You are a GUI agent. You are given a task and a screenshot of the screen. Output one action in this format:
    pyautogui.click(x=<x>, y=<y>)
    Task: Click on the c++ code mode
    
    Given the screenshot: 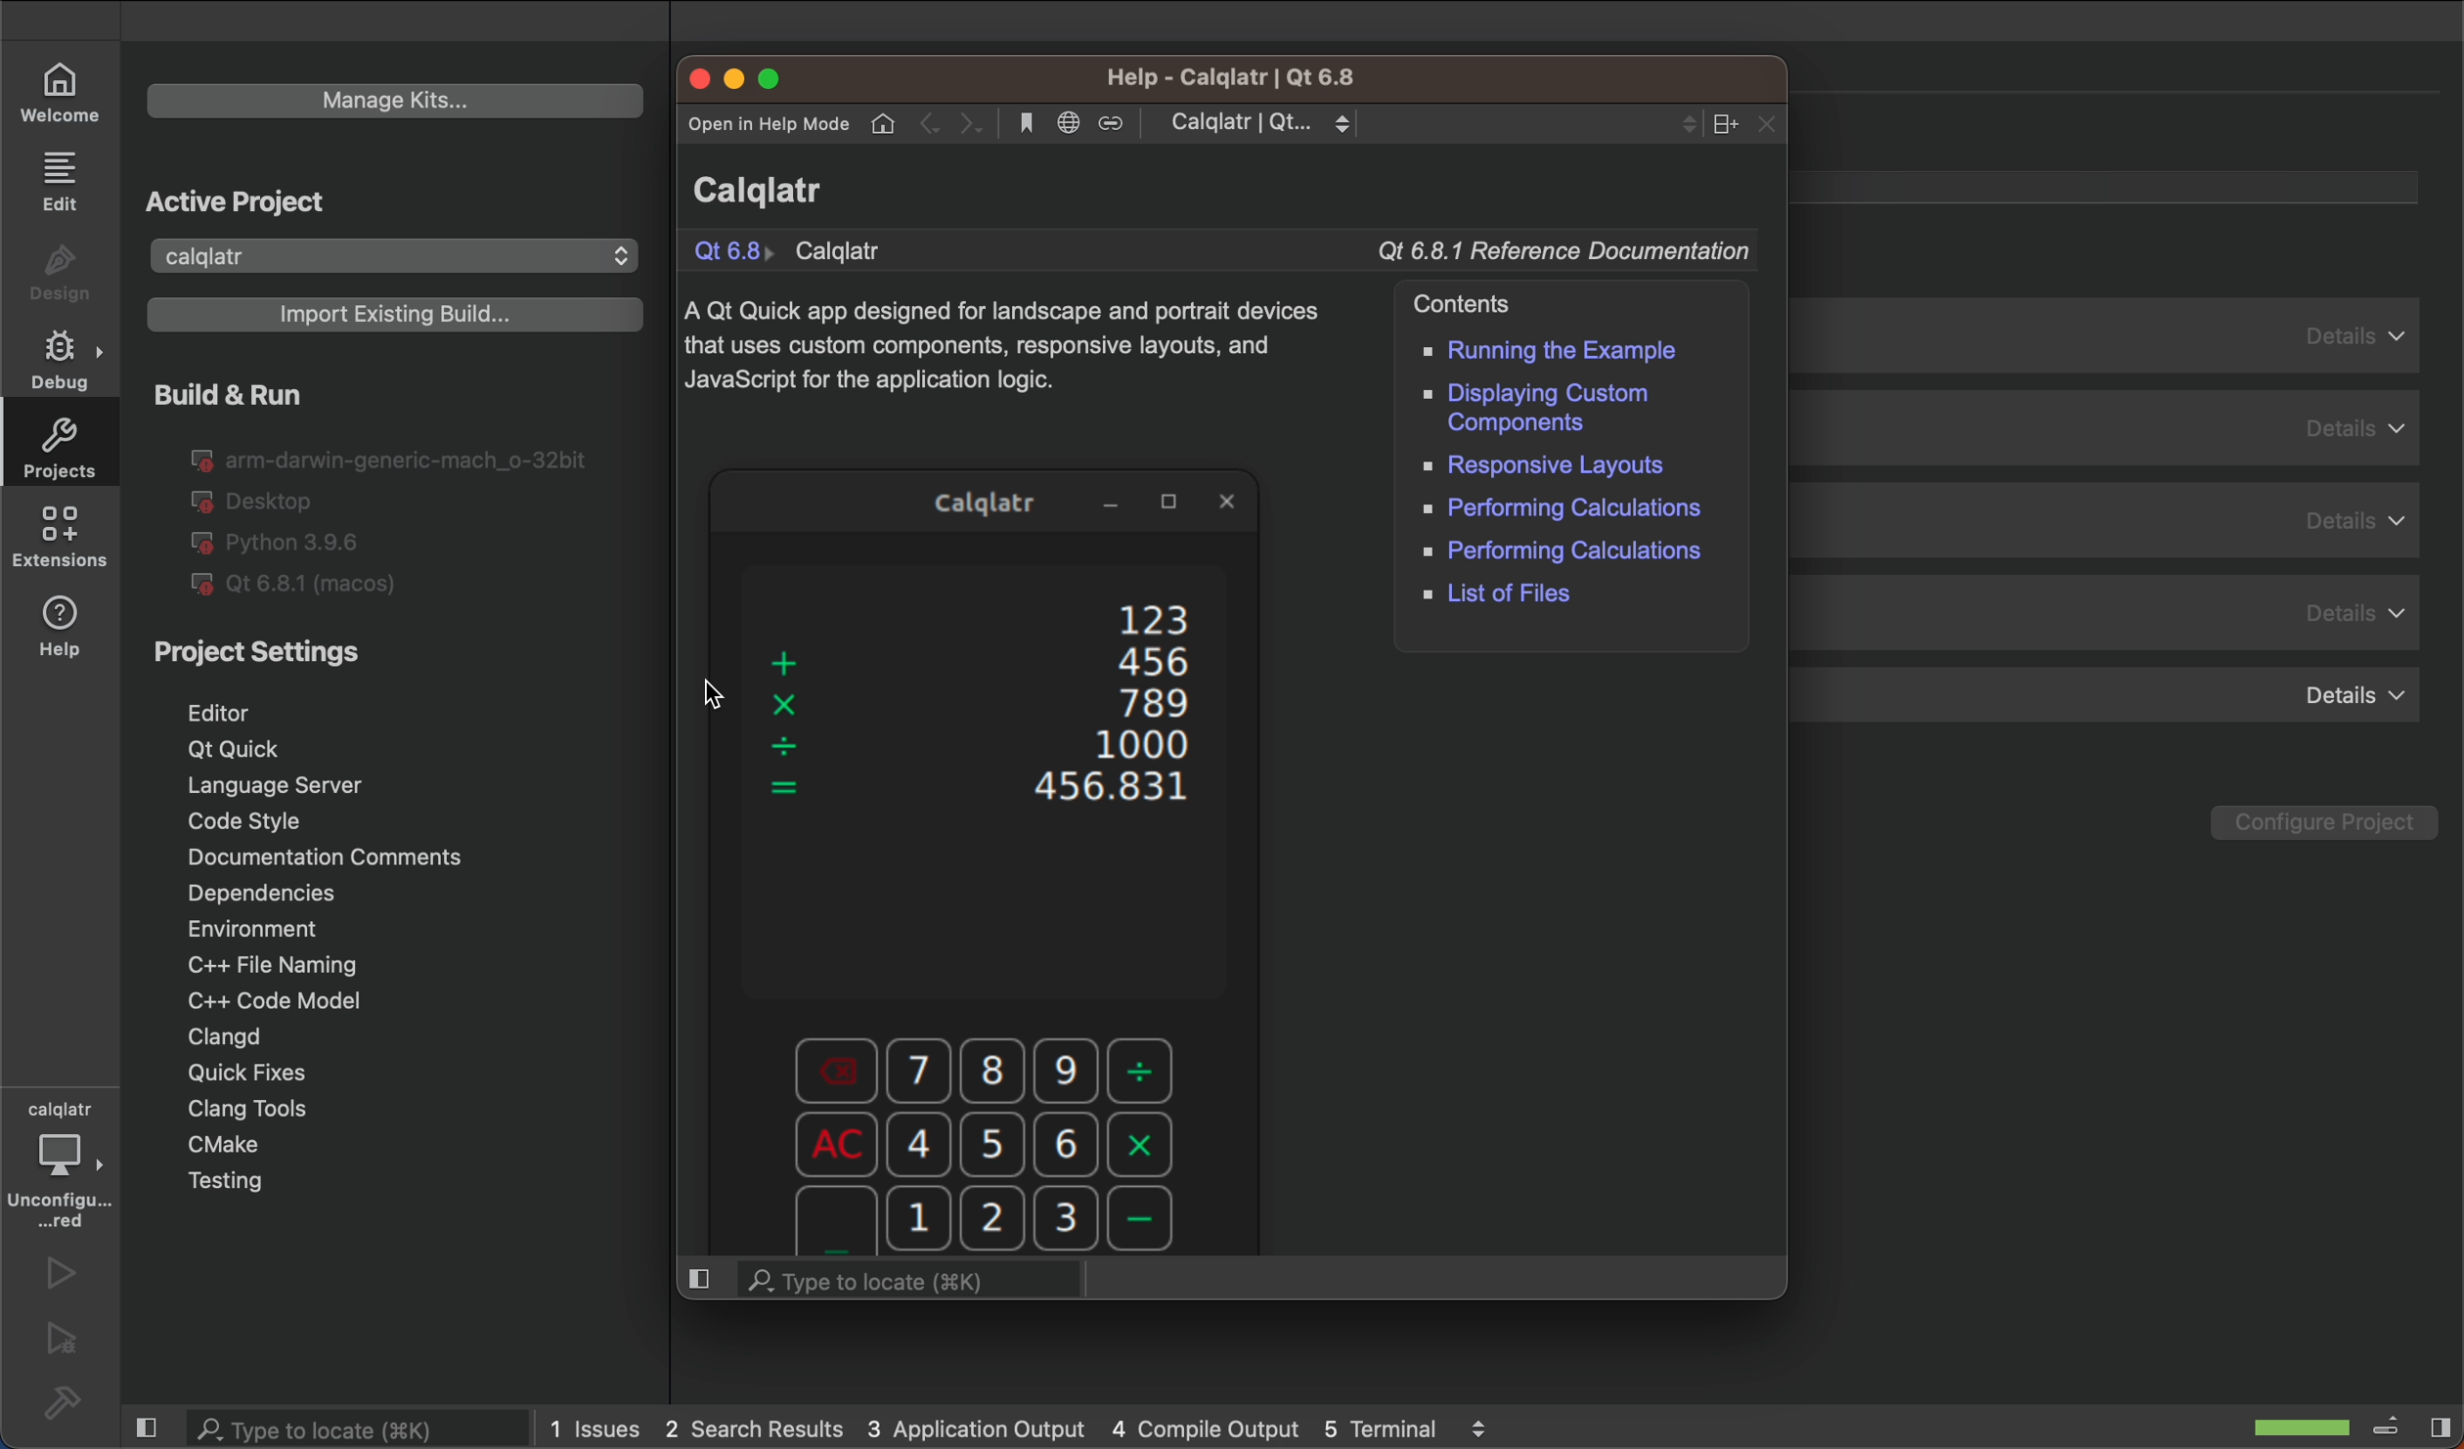 What is the action you would take?
    pyautogui.click(x=270, y=999)
    